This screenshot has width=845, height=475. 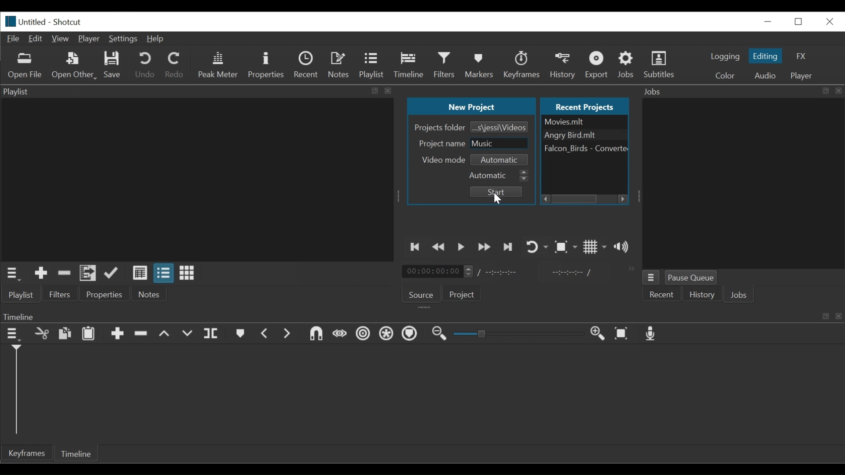 What do you see at coordinates (40, 333) in the screenshot?
I see `Remove cut` at bounding box center [40, 333].